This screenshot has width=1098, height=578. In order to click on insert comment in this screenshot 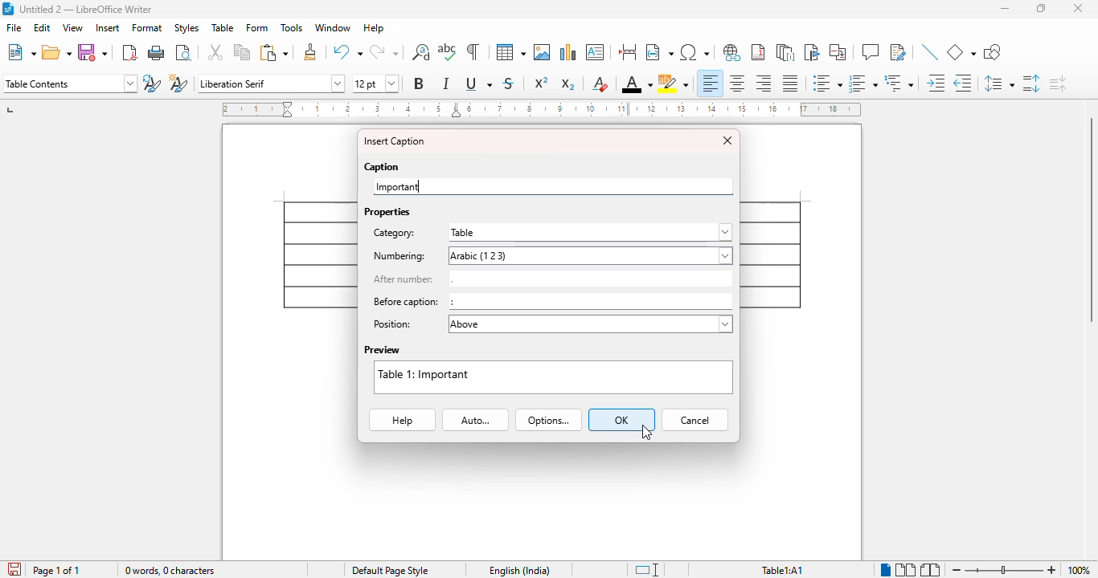, I will do `click(871, 51)`.